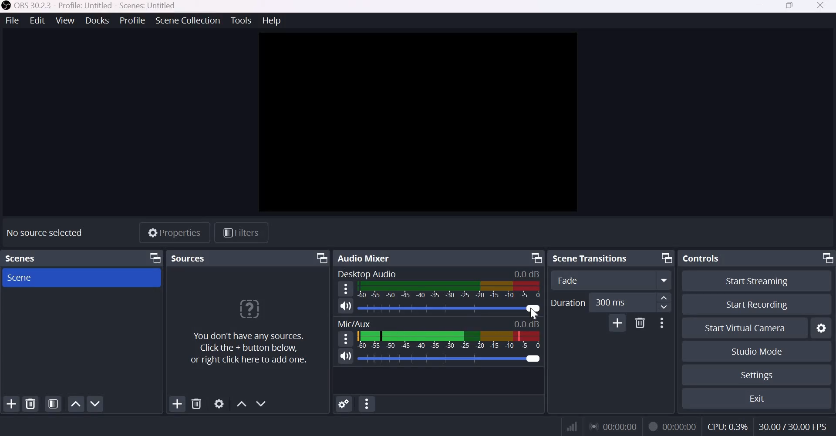 The height and width of the screenshot is (436, 836). Describe the element at coordinates (65, 20) in the screenshot. I see `View` at that location.